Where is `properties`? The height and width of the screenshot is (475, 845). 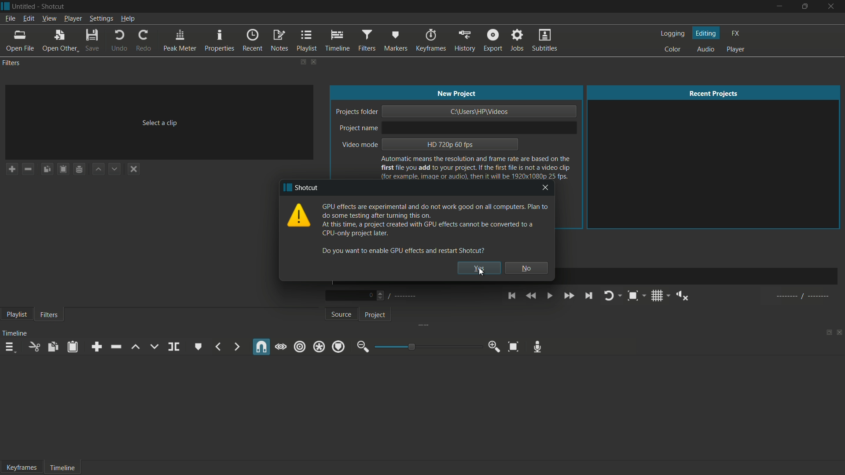
properties is located at coordinates (220, 41).